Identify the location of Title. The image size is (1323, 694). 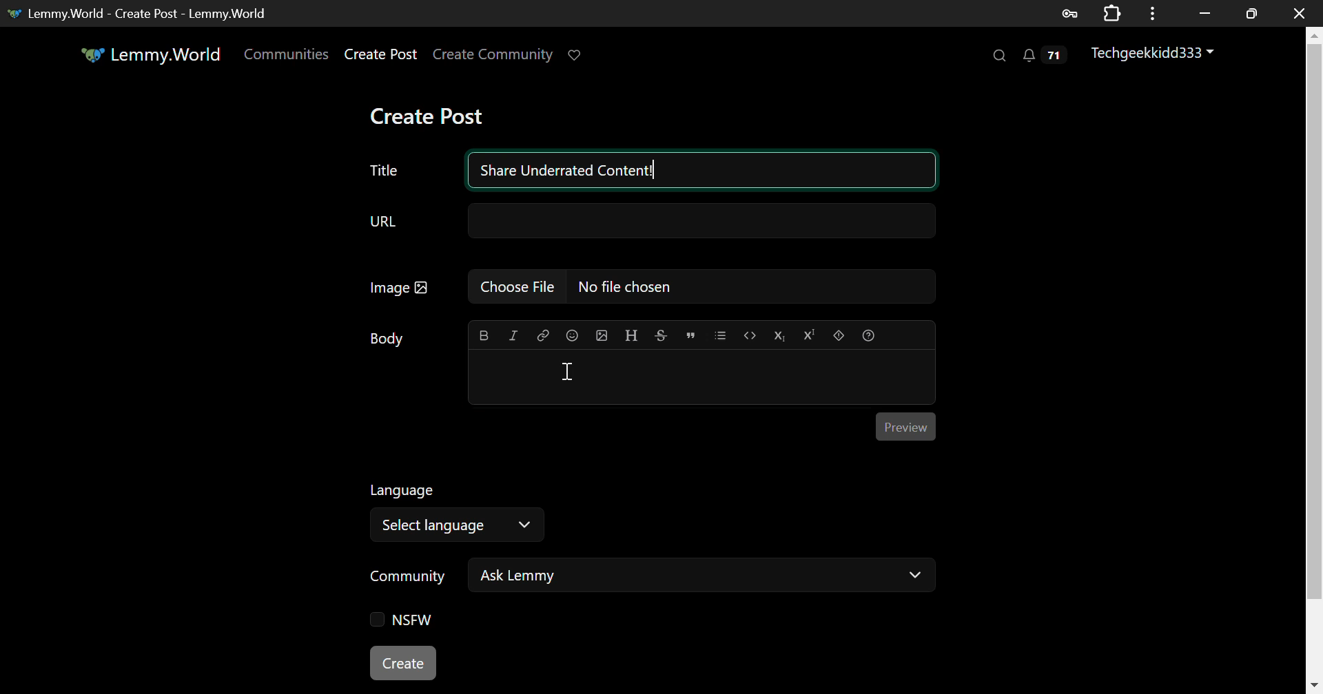
(383, 171).